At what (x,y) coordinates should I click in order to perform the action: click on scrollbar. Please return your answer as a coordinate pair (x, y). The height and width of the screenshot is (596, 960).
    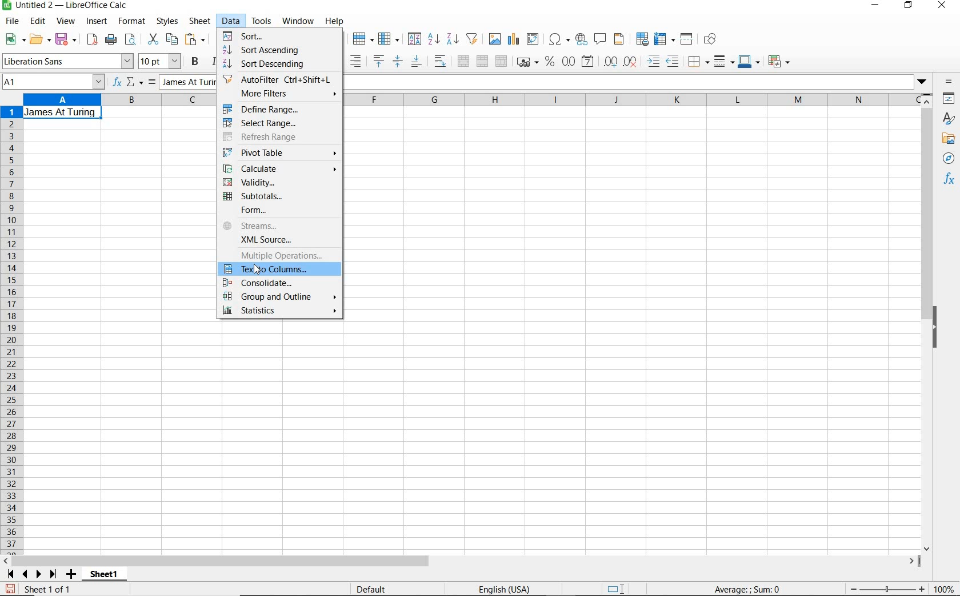
    Looking at the image, I should click on (928, 322).